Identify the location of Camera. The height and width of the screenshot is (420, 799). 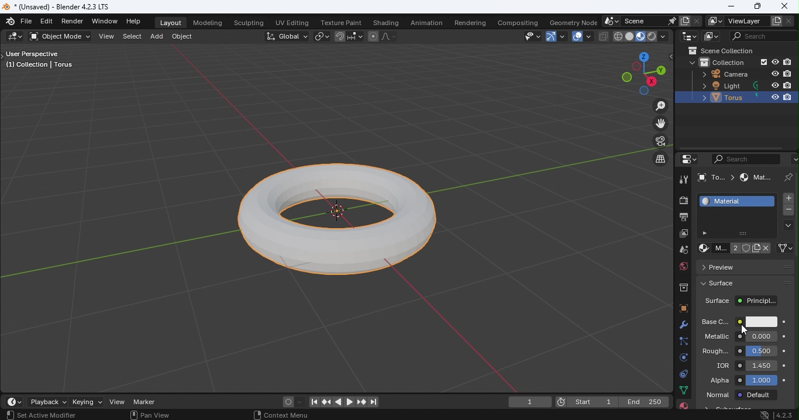
(721, 74).